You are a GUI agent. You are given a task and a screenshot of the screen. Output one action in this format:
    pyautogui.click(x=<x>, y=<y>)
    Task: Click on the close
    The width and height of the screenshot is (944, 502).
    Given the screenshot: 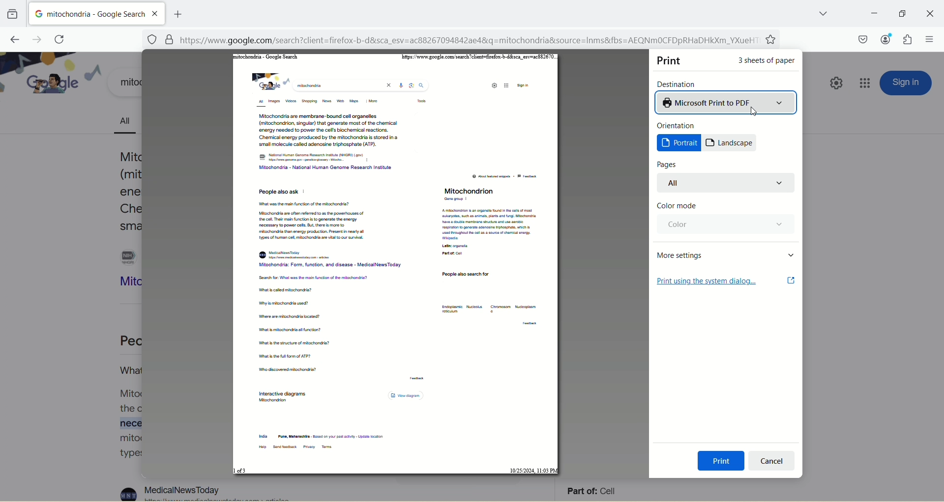 What is the action you would take?
    pyautogui.click(x=928, y=13)
    